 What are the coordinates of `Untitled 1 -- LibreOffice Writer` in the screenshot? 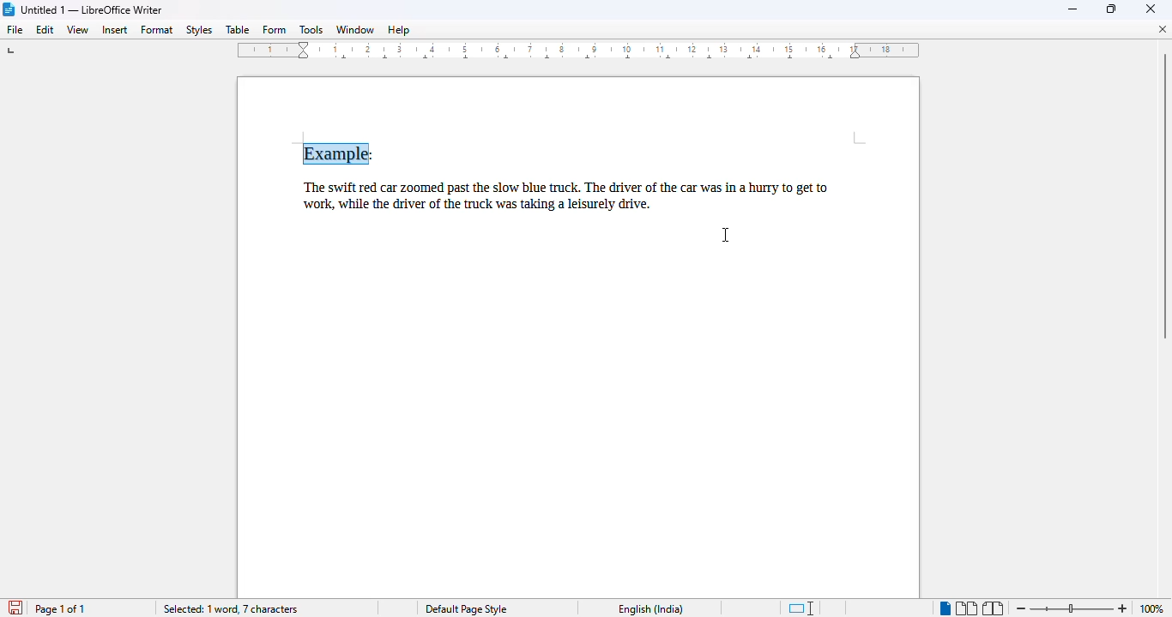 It's located at (94, 9).